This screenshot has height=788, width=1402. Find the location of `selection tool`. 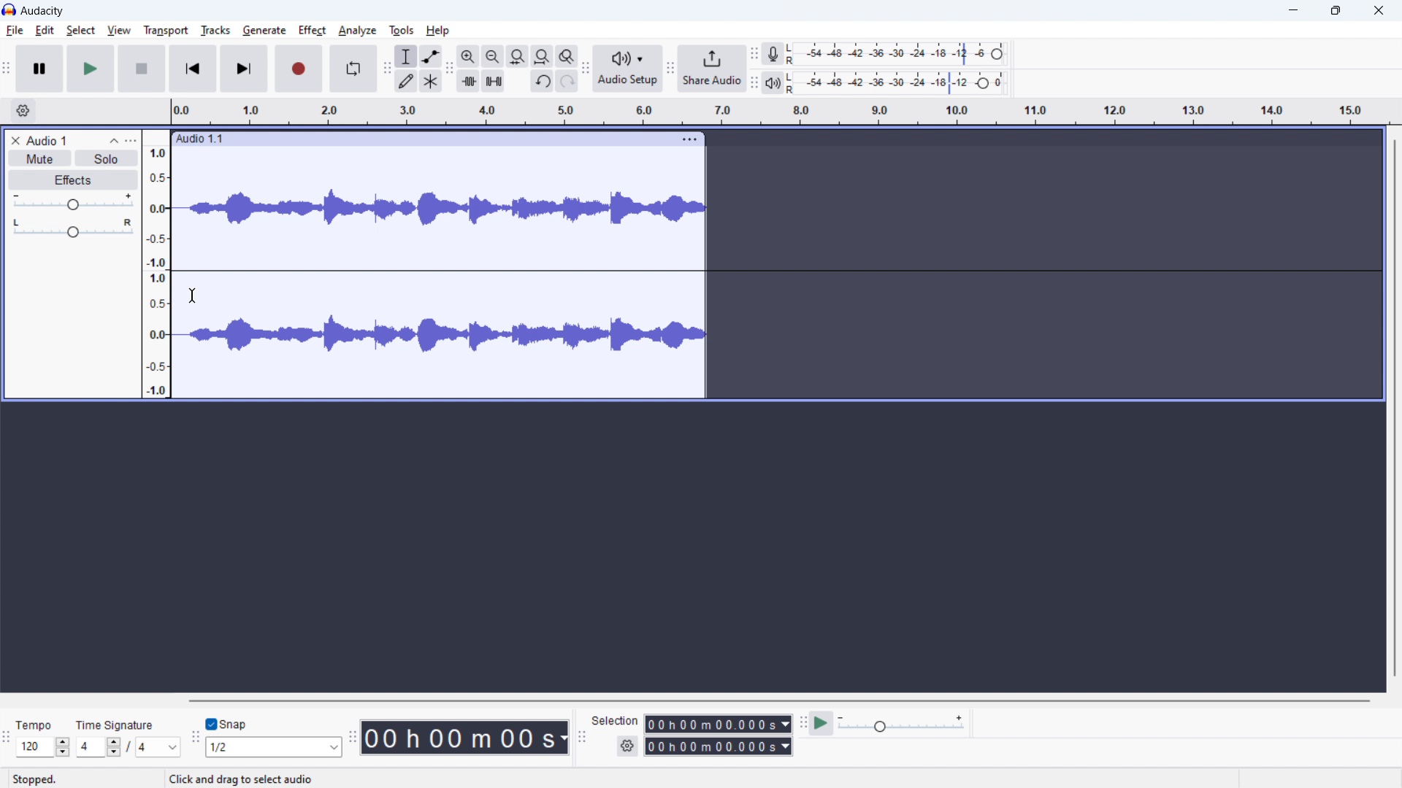

selection tool is located at coordinates (405, 56).